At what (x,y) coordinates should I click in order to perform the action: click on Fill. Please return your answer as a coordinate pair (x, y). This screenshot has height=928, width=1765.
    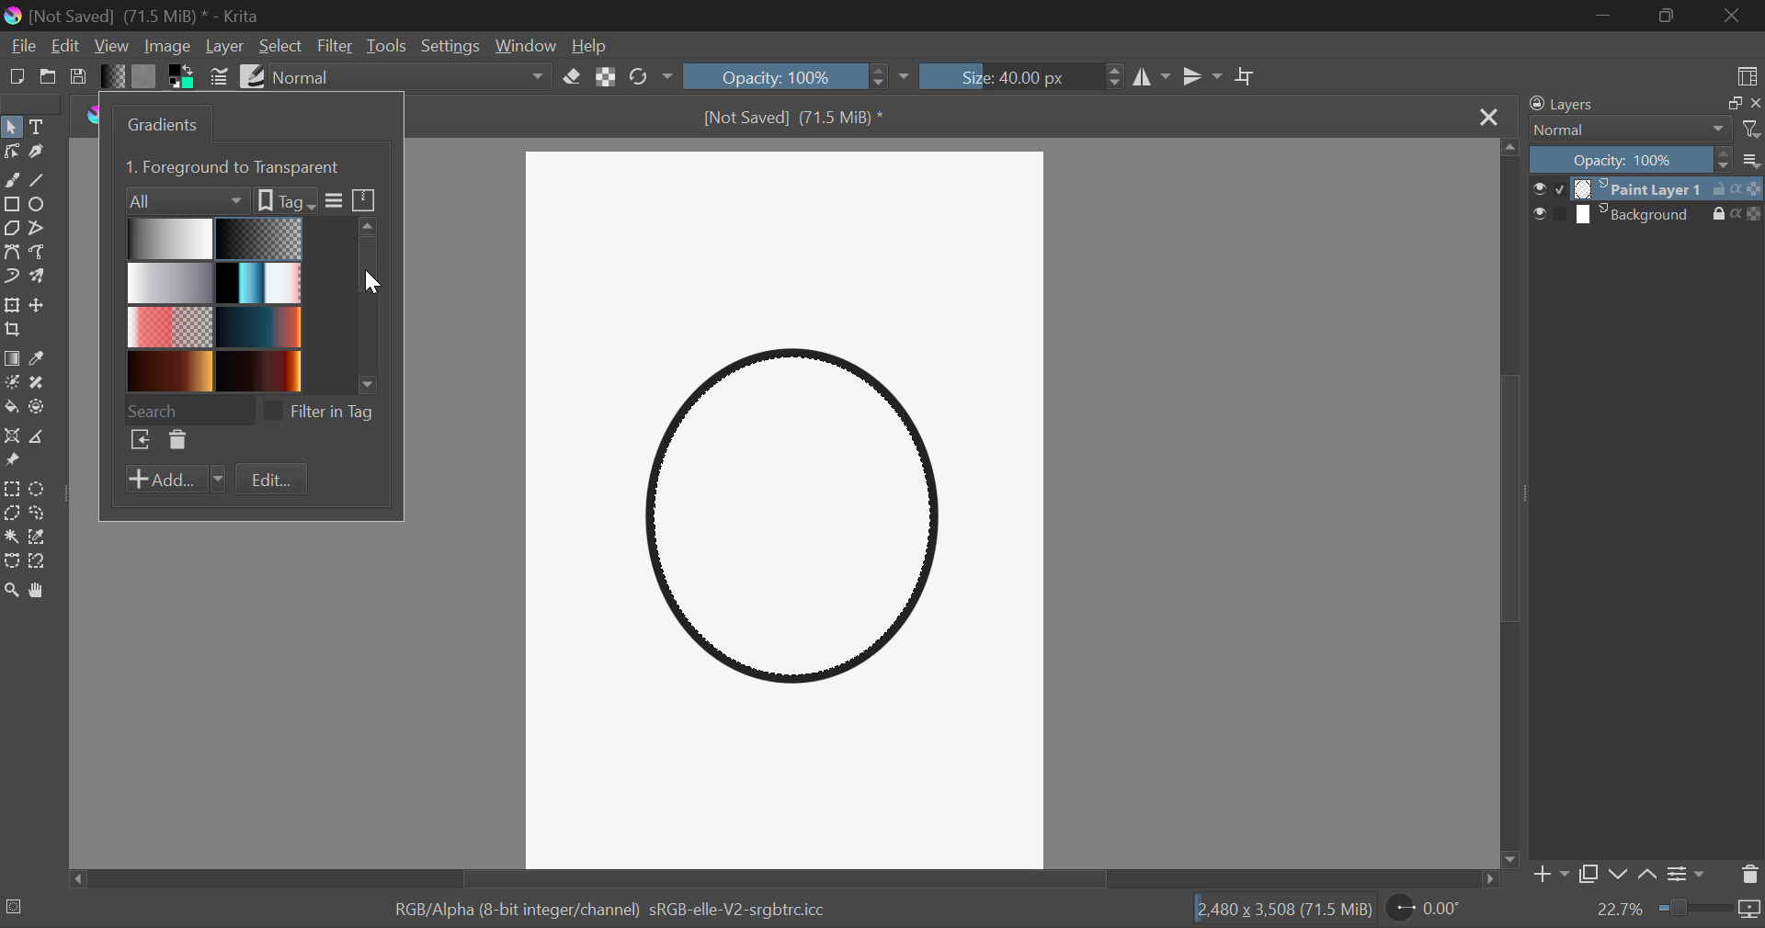
    Looking at the image, I should click on (12, 409).